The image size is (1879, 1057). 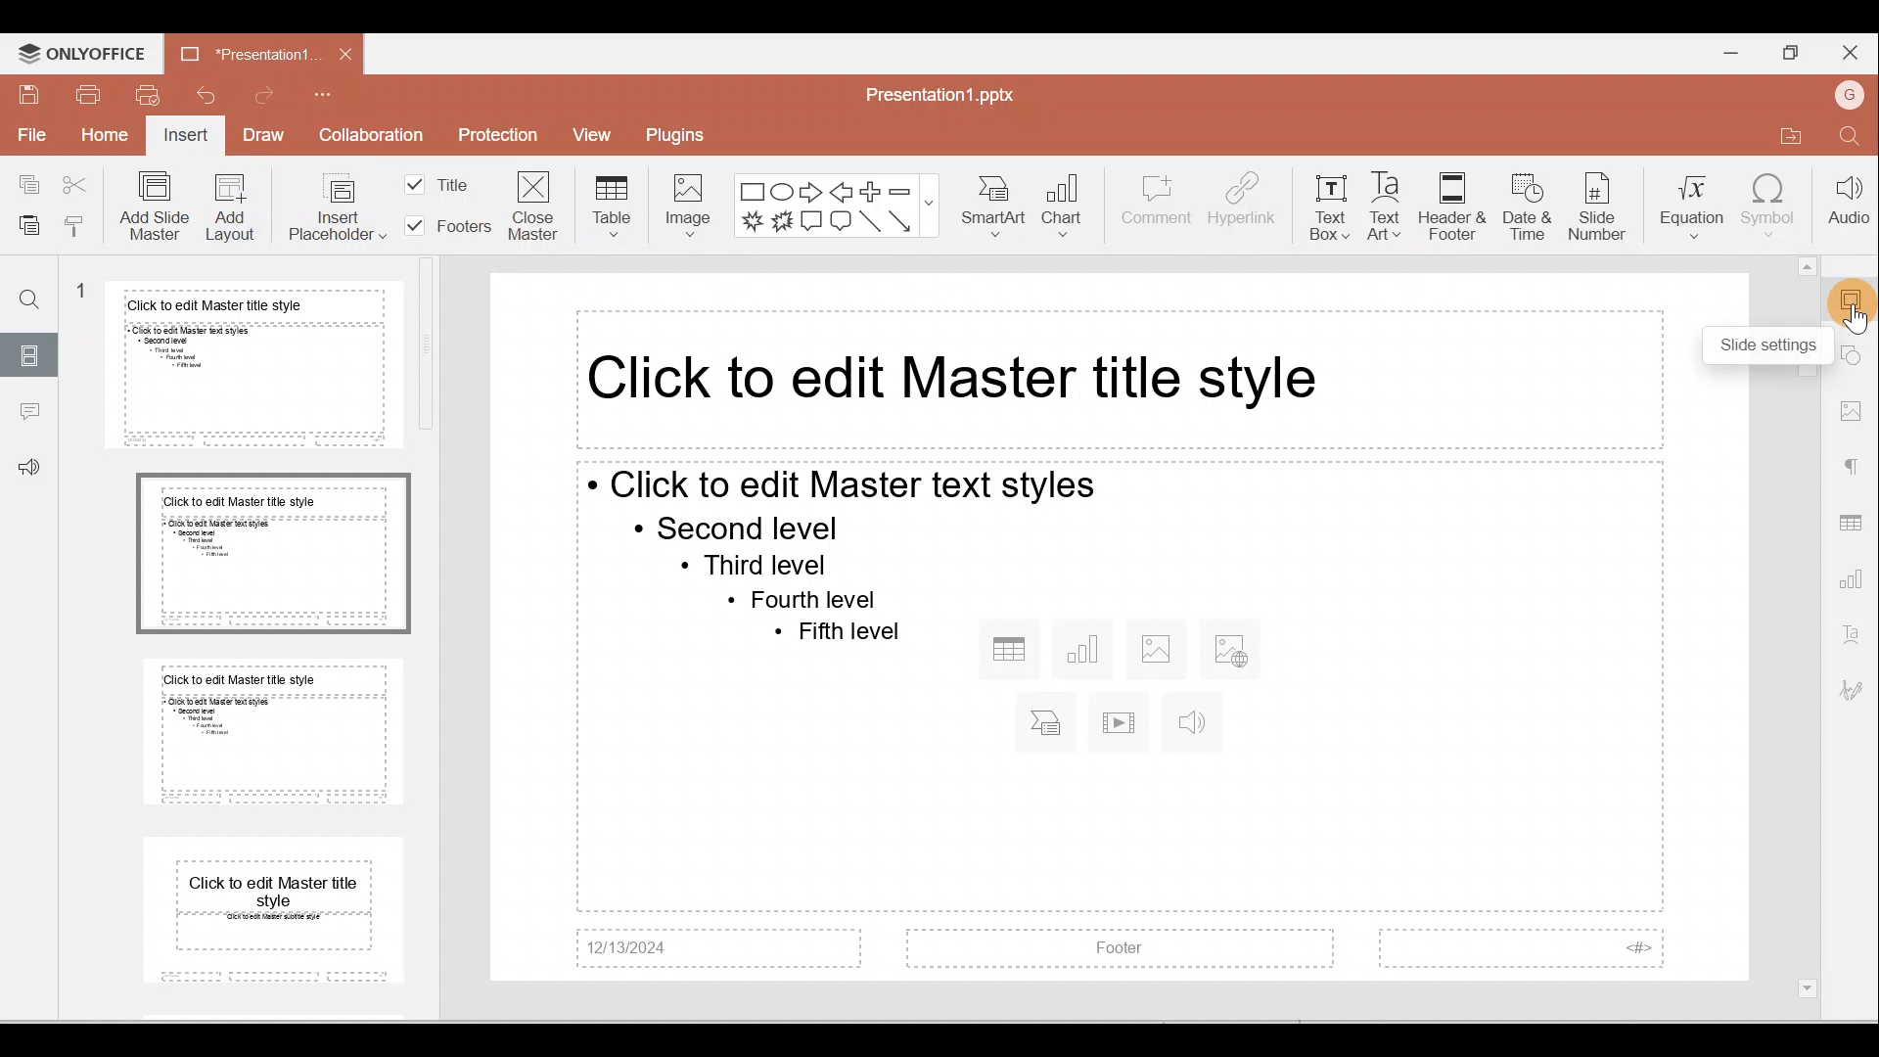 What do you see at coordinates (1108, 631) in the screenshot?
I see `Master Presentation slide` at bounding box center [1108, 631].